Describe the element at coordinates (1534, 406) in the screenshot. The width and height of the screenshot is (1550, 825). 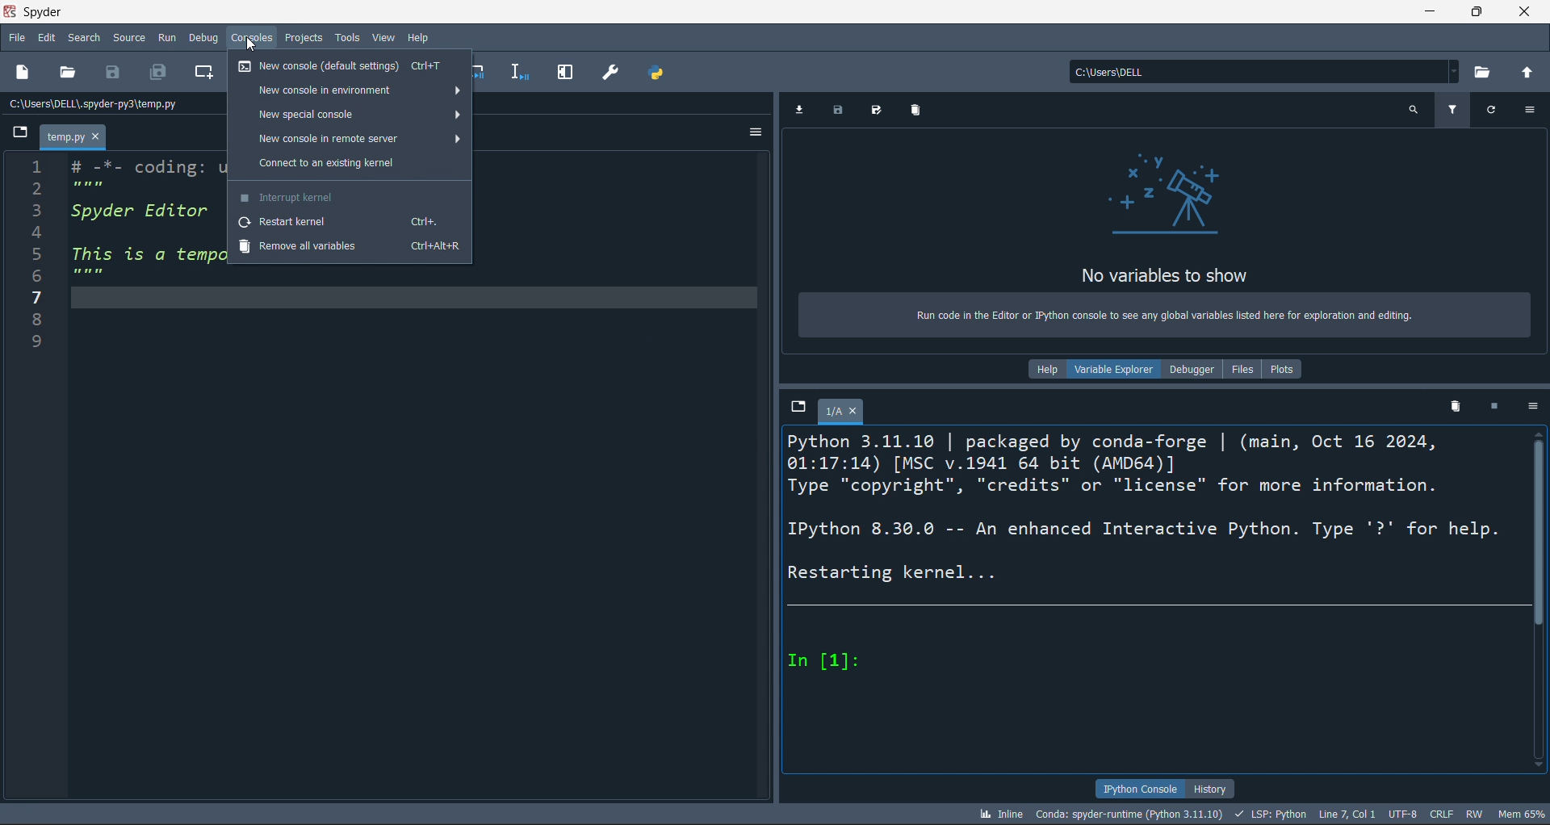
I see `more options` at that location.